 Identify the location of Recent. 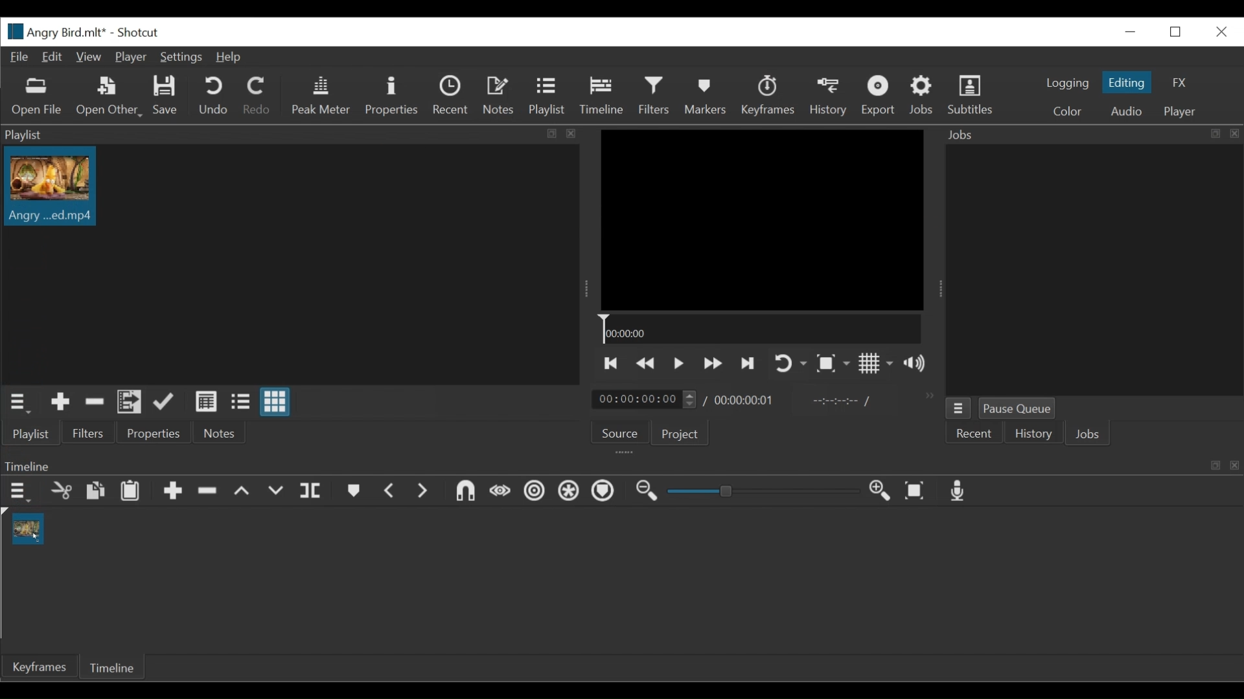
(974, 434).